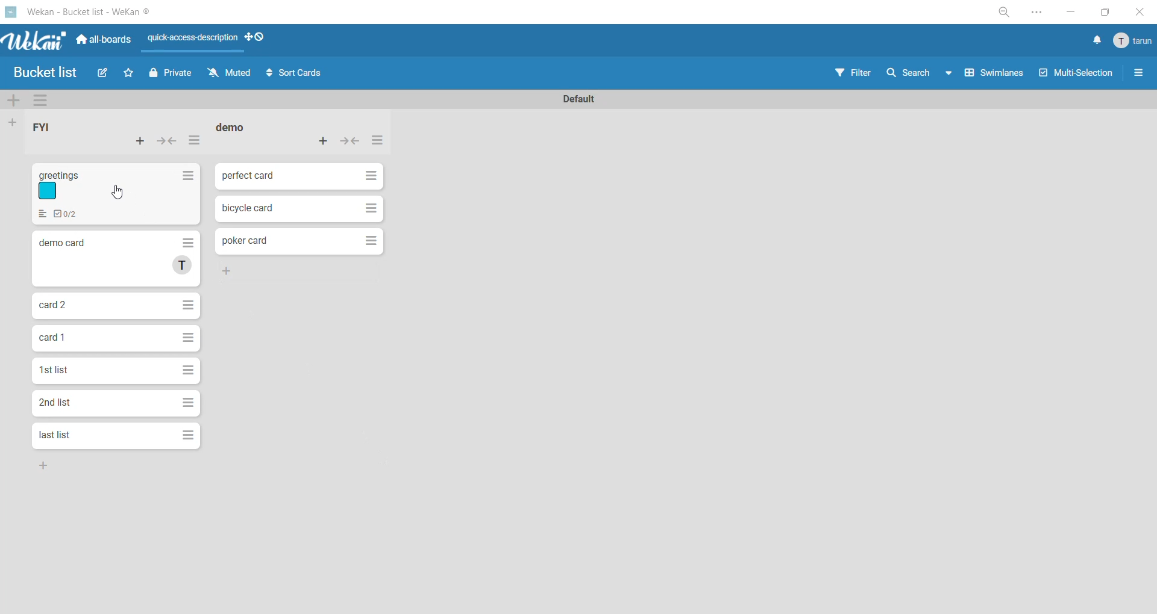  I want to click on add swimlane, so click(11, 102).